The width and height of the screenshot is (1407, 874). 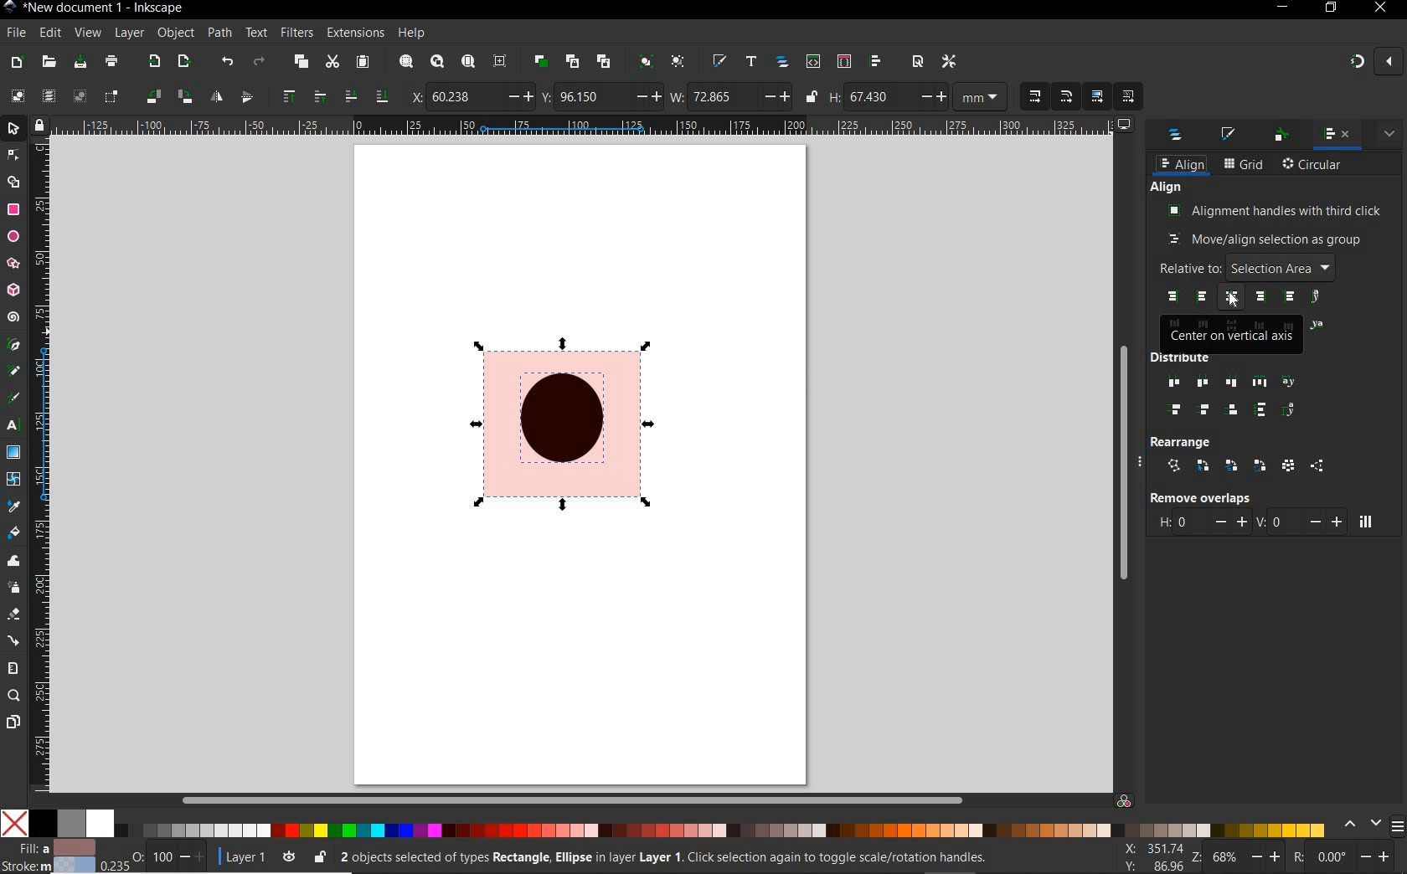 I want to click on xy coordinates, so click(x=1158, y=858).